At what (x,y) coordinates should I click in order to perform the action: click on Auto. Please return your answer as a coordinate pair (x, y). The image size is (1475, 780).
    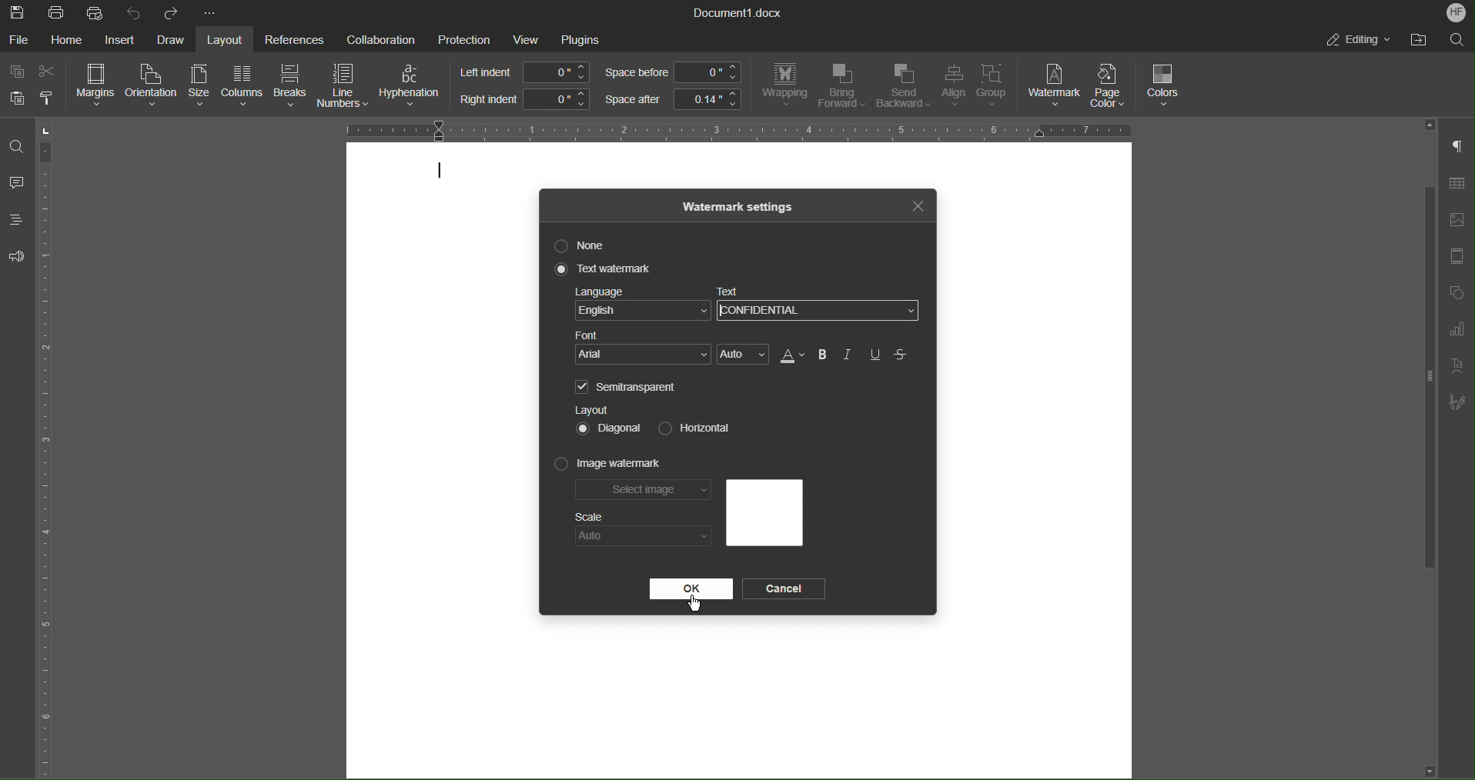
    Looking at the image, I should click on (744, 355).